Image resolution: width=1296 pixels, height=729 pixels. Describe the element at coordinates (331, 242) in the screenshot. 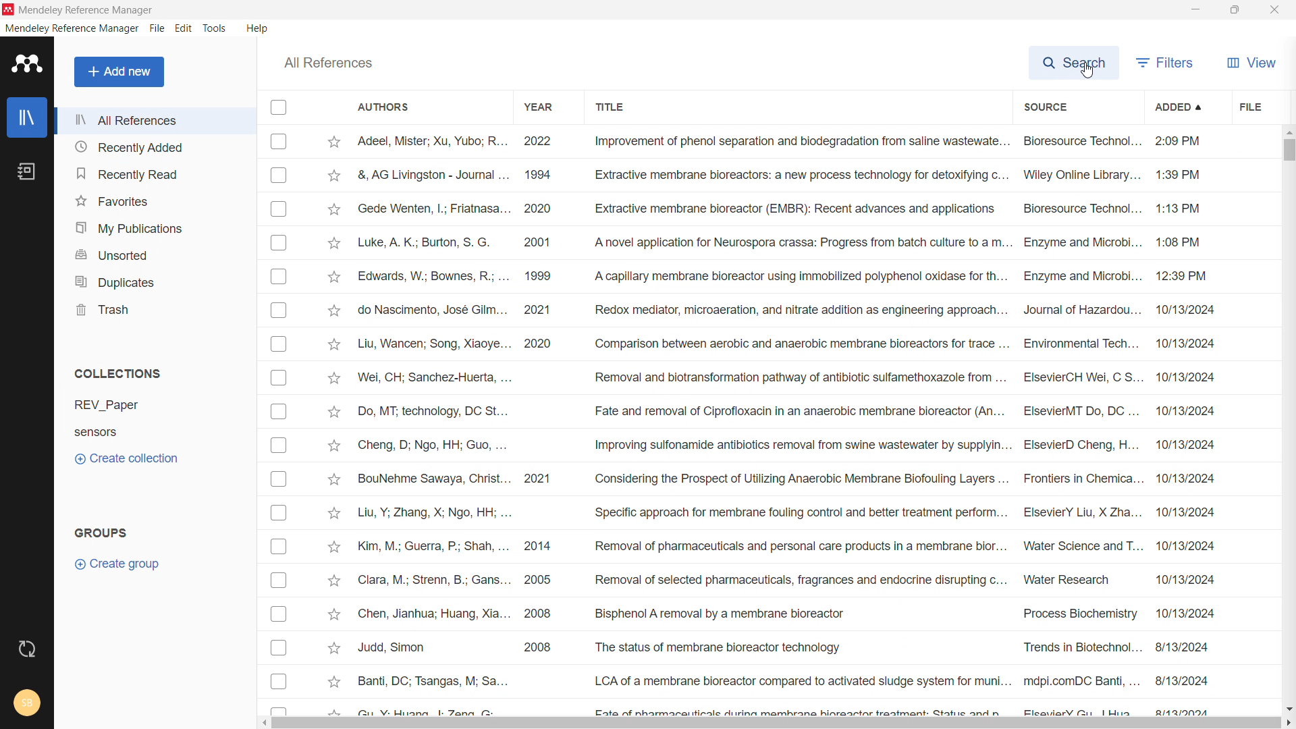

I see `Add to favorites` at that location.